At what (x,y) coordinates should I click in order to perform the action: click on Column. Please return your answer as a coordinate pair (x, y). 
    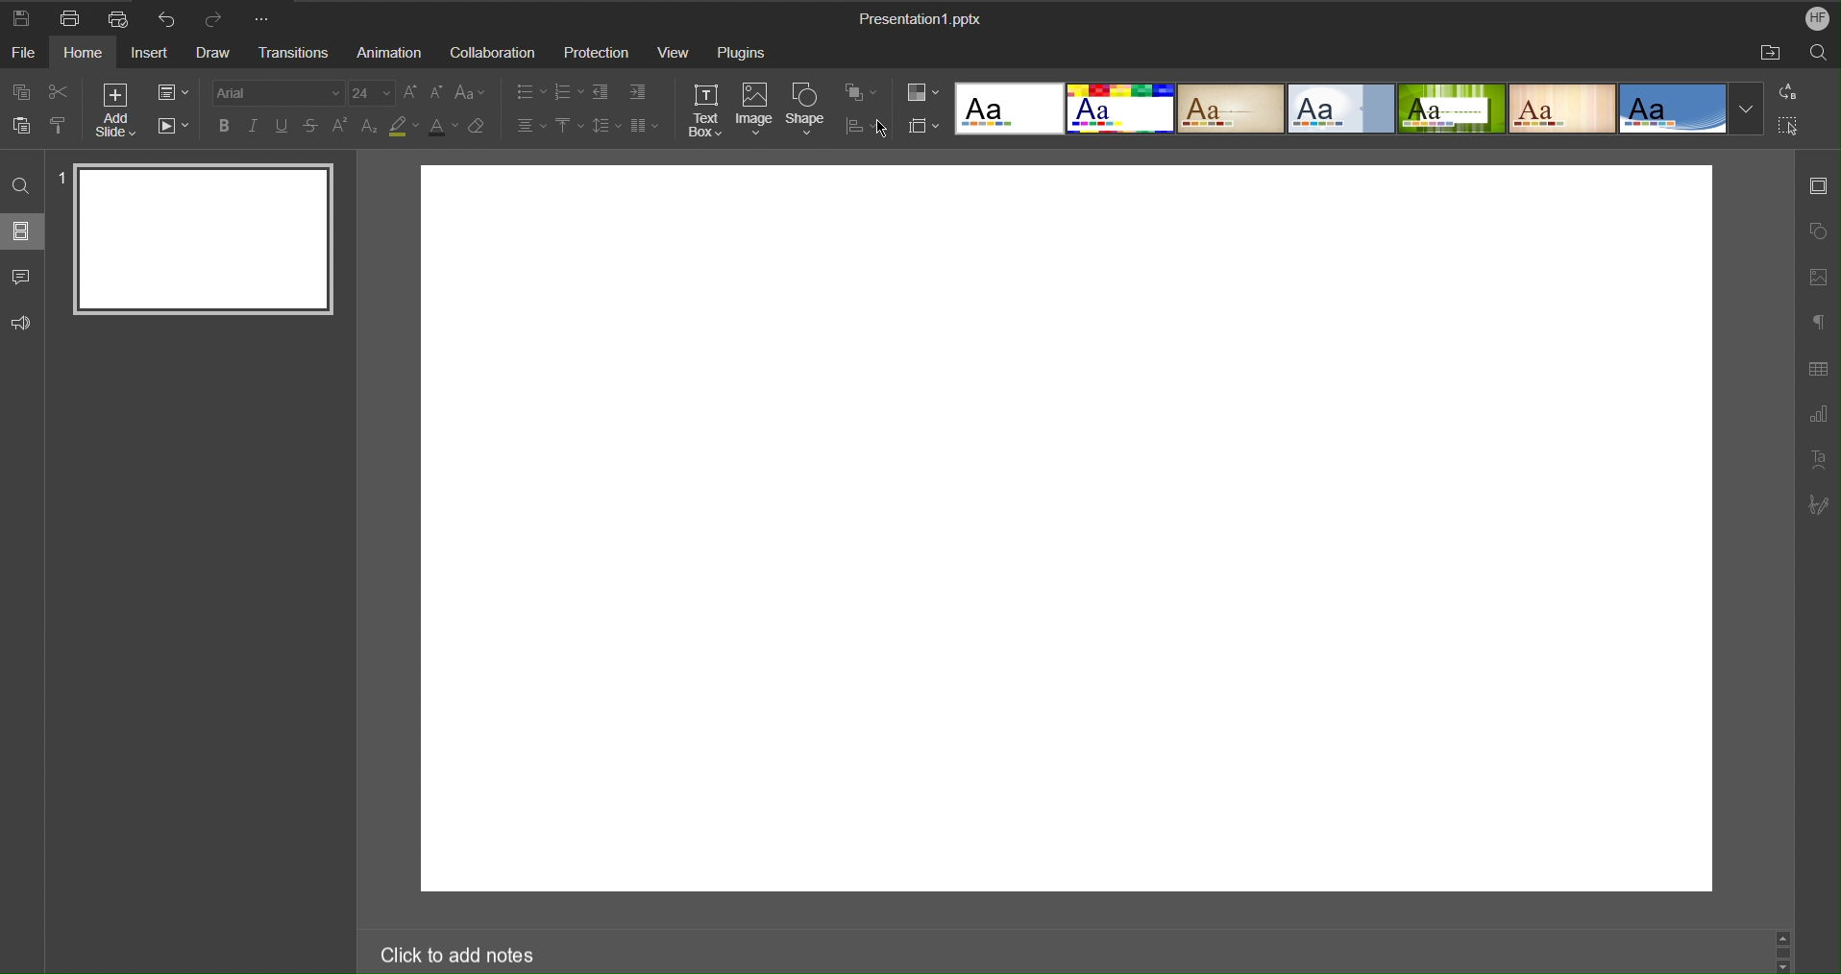
    Looking at the image, I should click on (646, 128).